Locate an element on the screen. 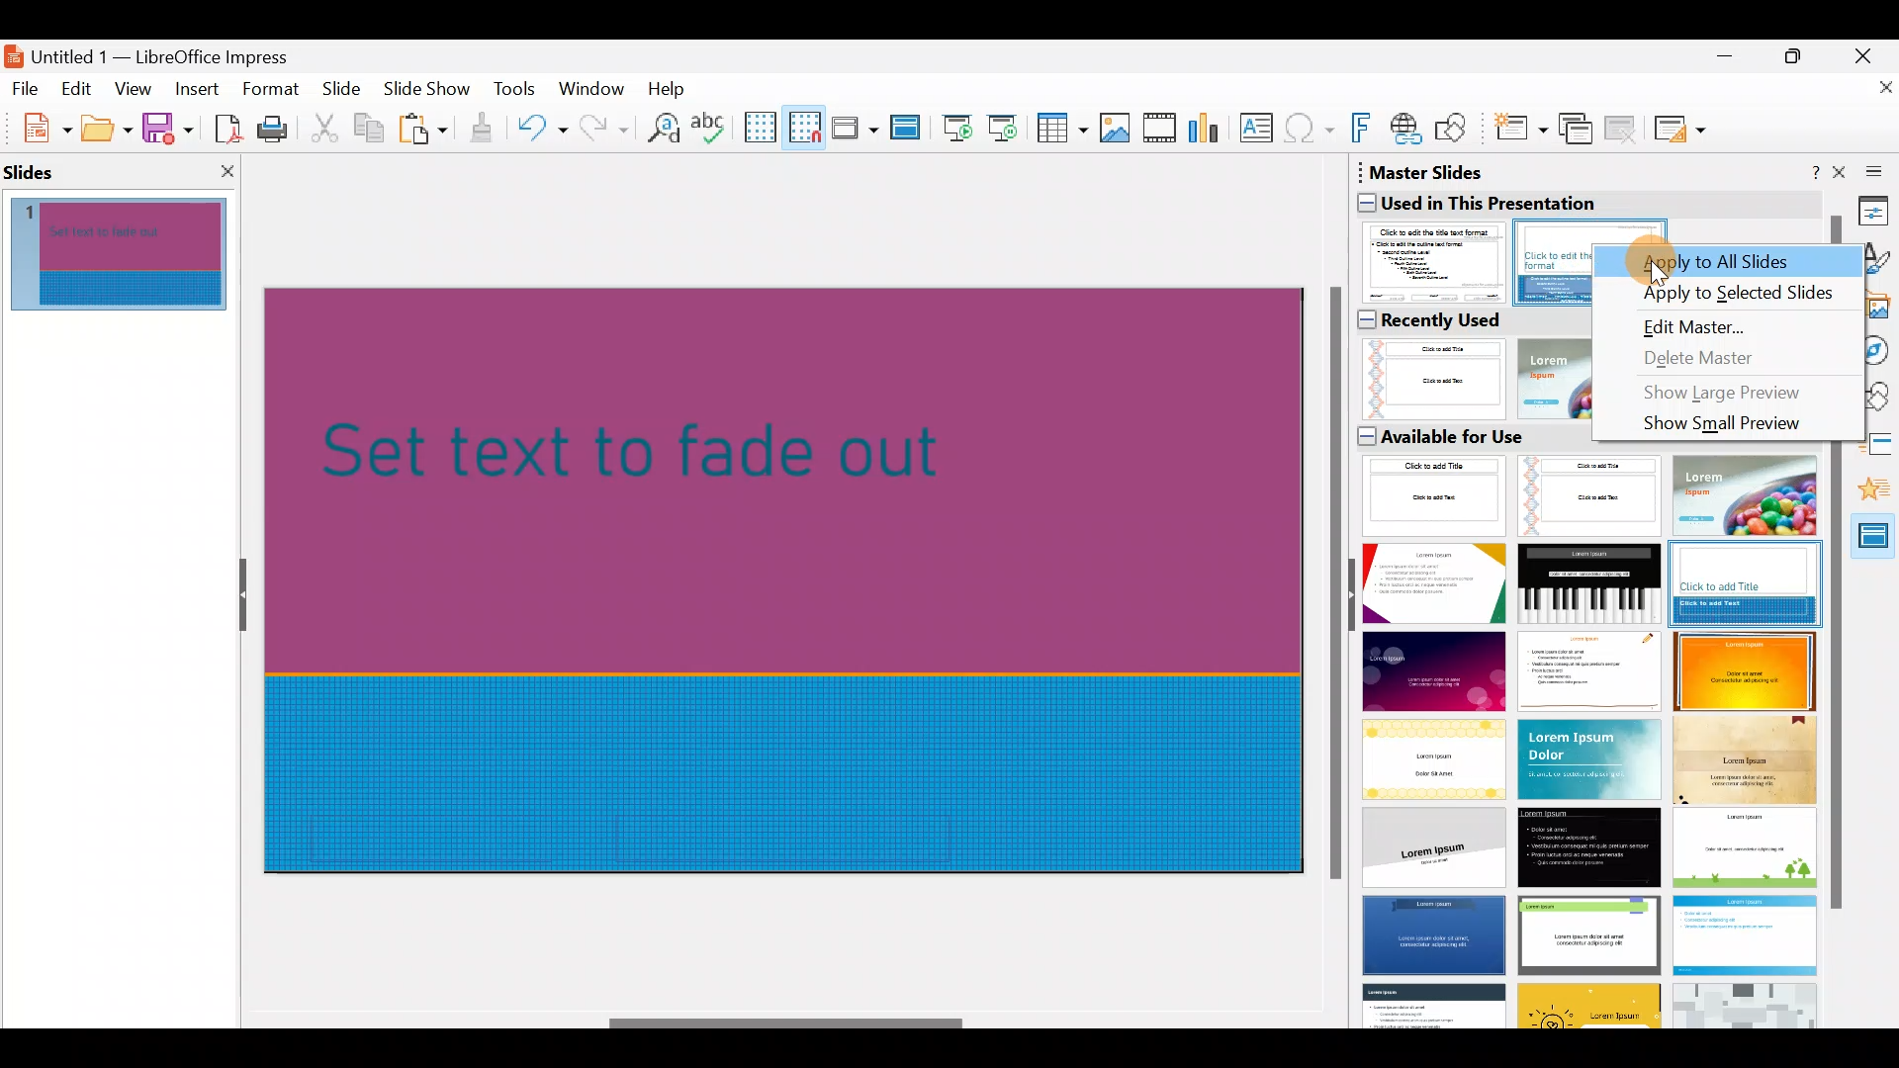 Image resolution: width=1899 pixels, height=1068 pixels. Document name is located at coordinates (161, 51).